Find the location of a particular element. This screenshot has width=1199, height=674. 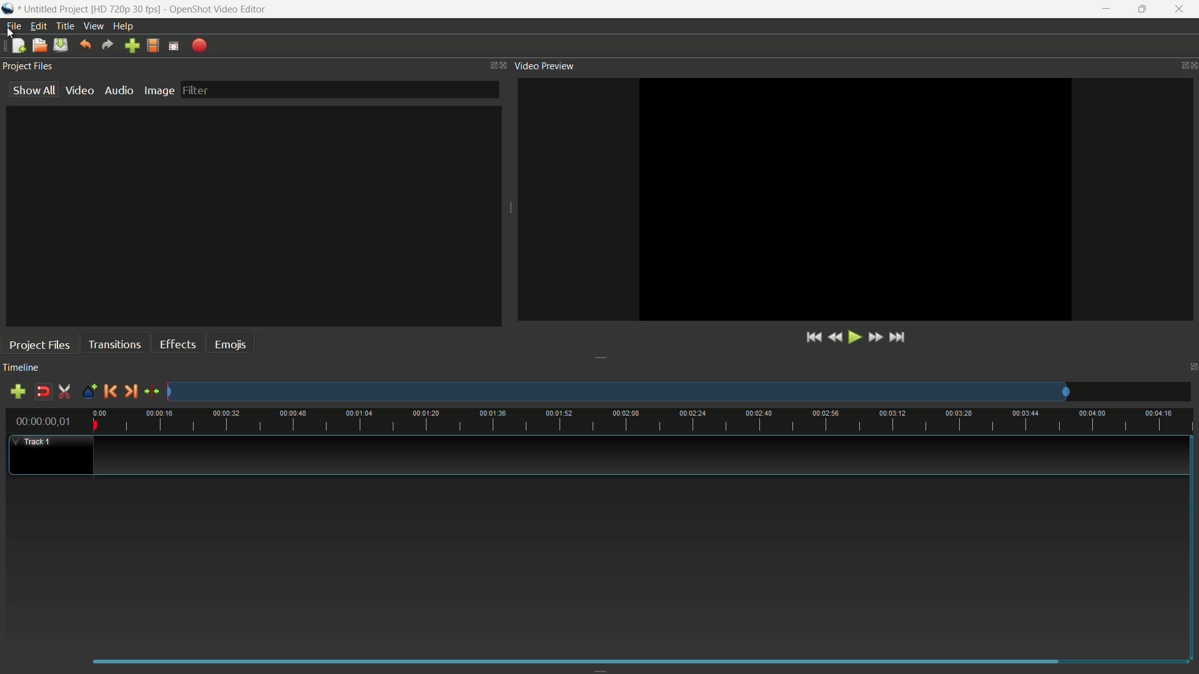

open file is located at coordinates (39, 46).